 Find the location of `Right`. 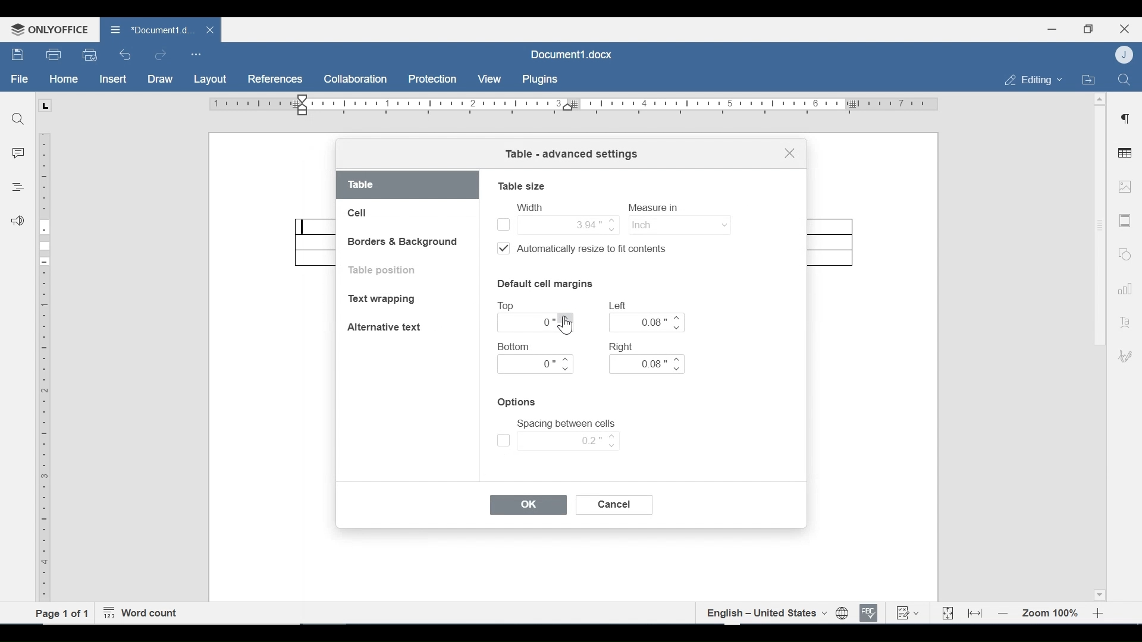

Right is located at coordinates (623, 346).